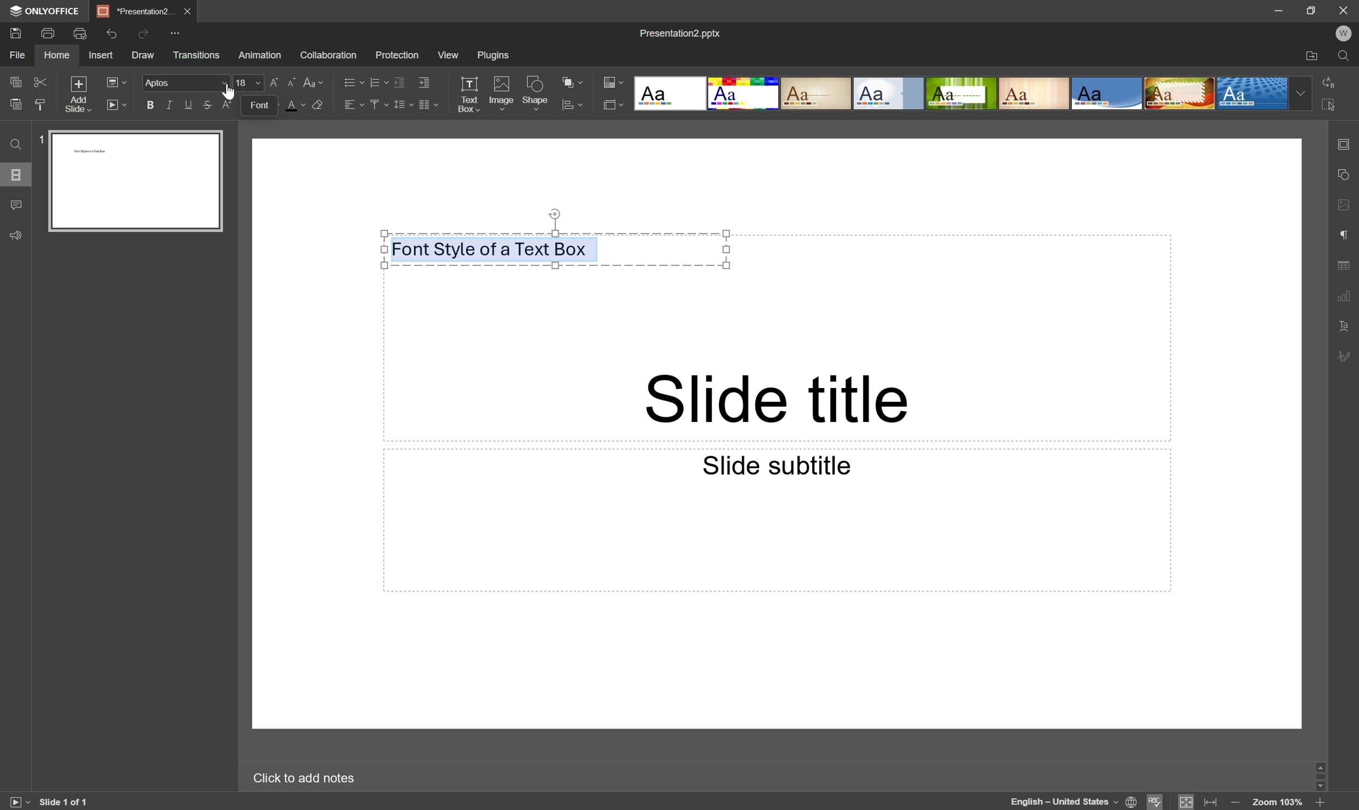 This screenshot has height=810, width=1359. Describe the element at coordinates (681, 33) in the screenshot. I see `Presentation2.pptx` at that location.